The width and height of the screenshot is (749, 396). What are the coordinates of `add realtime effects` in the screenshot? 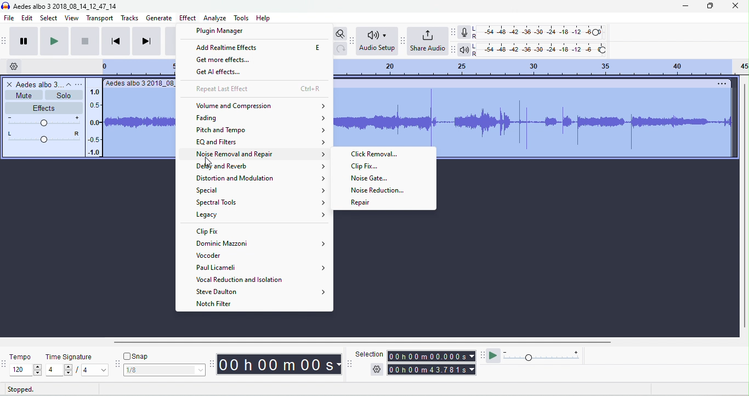 It's located at (258, 48).